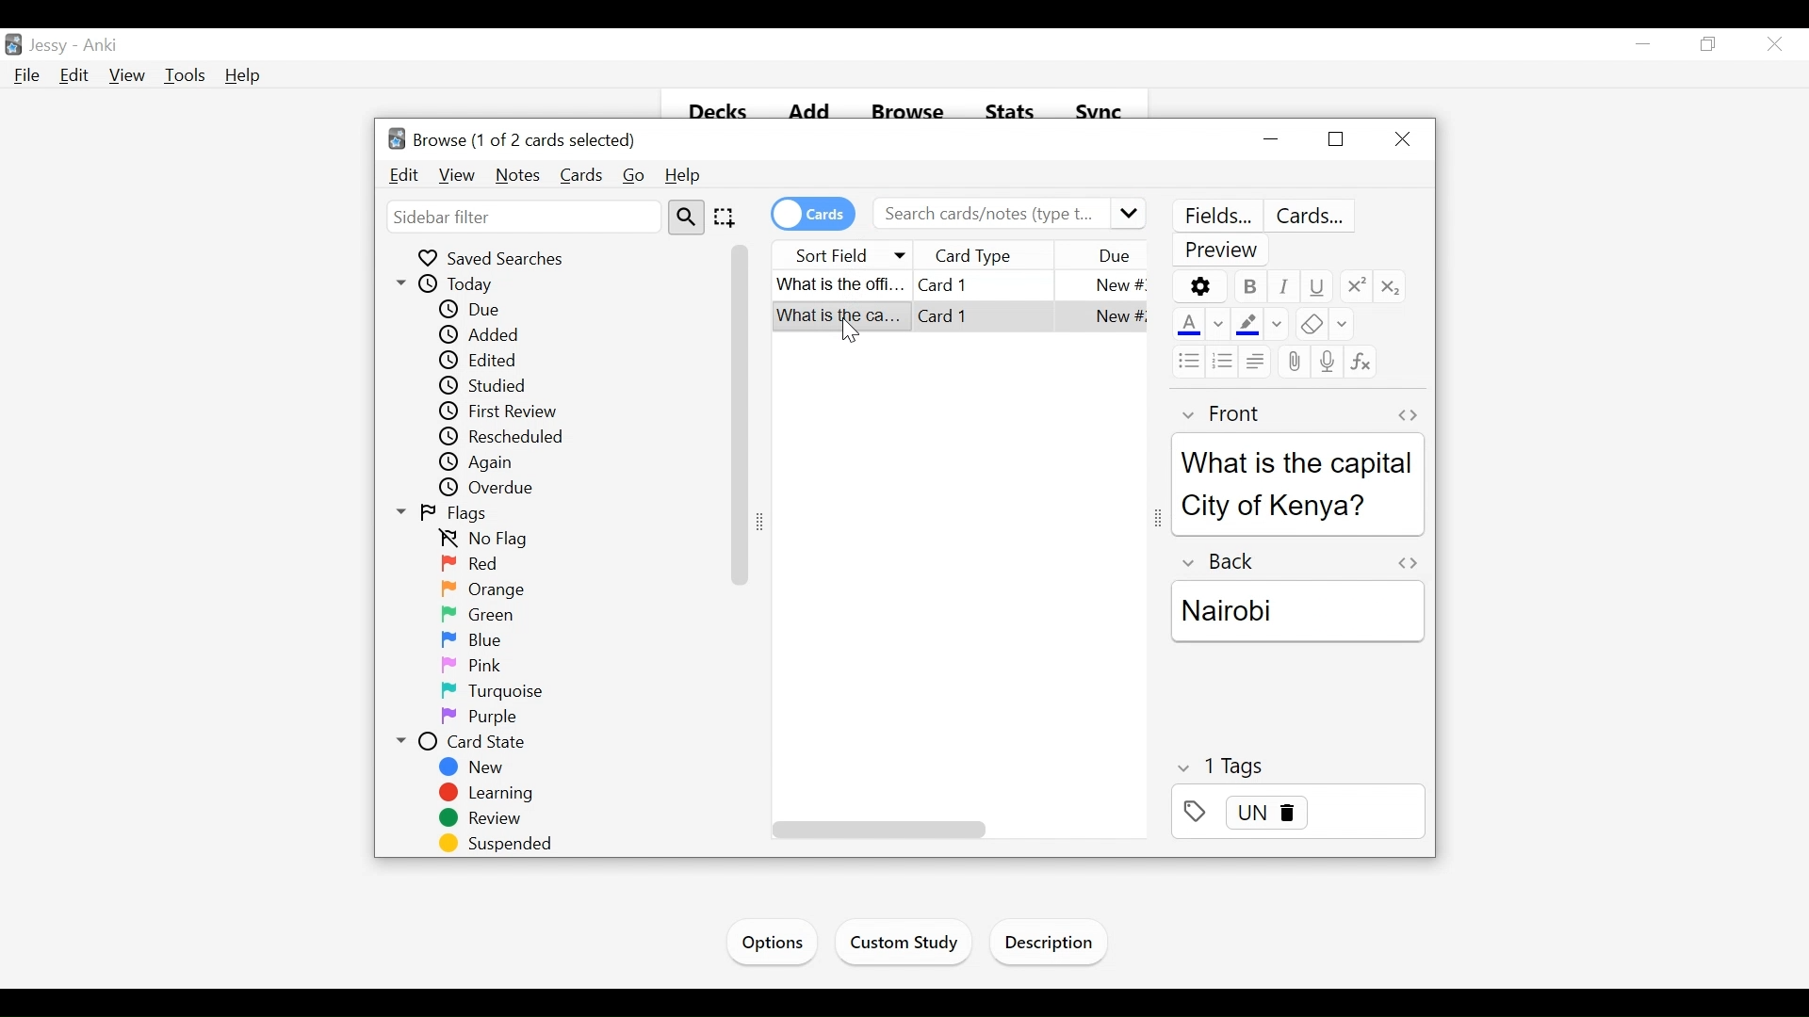 The height and width of the screenshot is (1017, 1809). What do you see at coordinates (1000, 255) in the screenshot?
I see `Card Type` at bounding box center [1000, 255].